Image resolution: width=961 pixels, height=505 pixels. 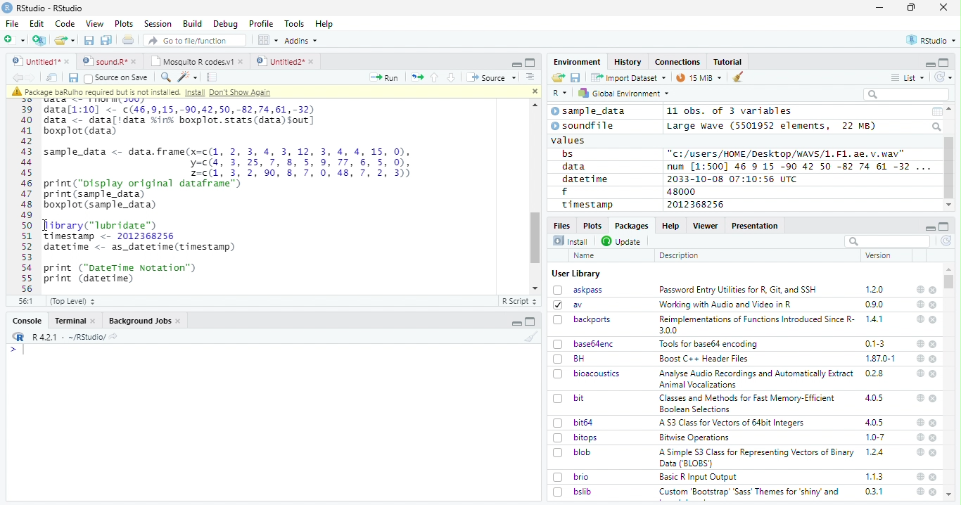 What do you see at coordinates (730, 112) in the screenshot?
I see `11 obs. of 3 variables` at bounding box center [730, 112].